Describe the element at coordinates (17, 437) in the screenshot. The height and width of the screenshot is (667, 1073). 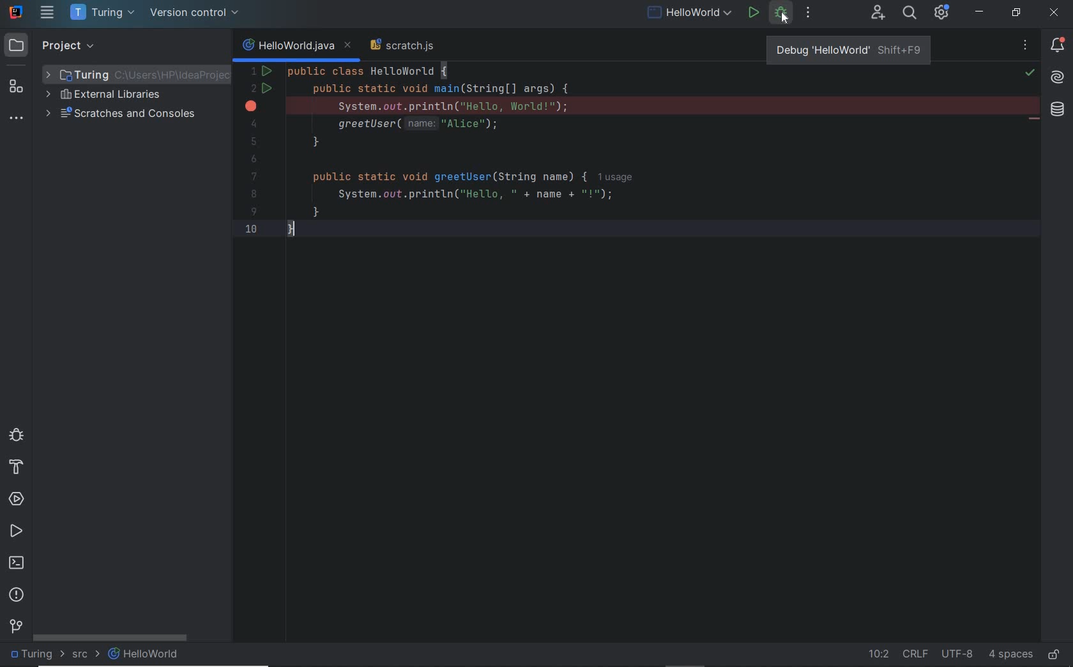
I see `debug` at that location.